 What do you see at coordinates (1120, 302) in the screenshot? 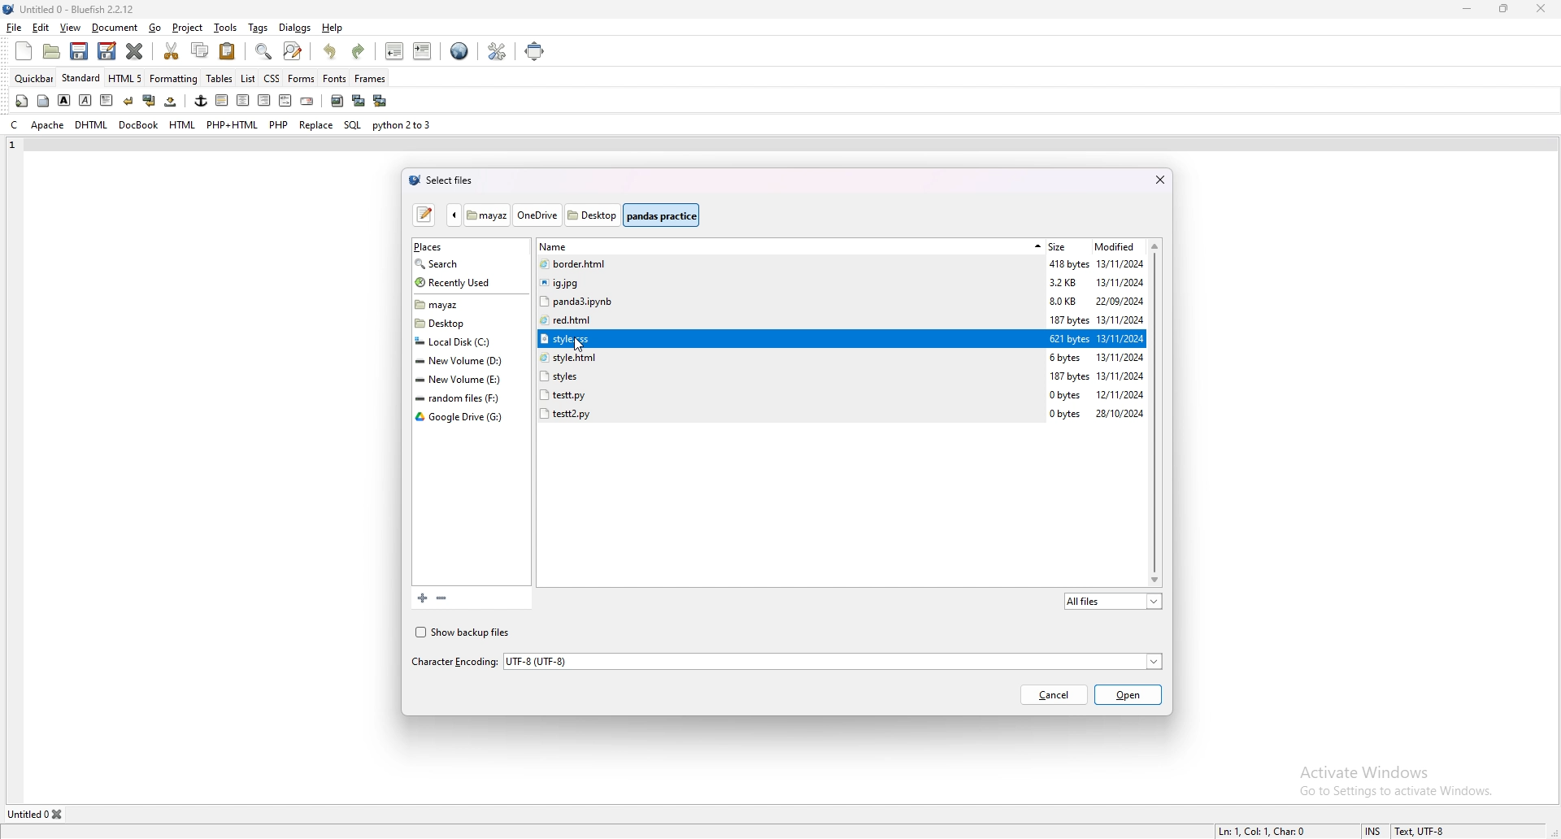
I see `22/09/2024` at bounding box center [1120, 302].